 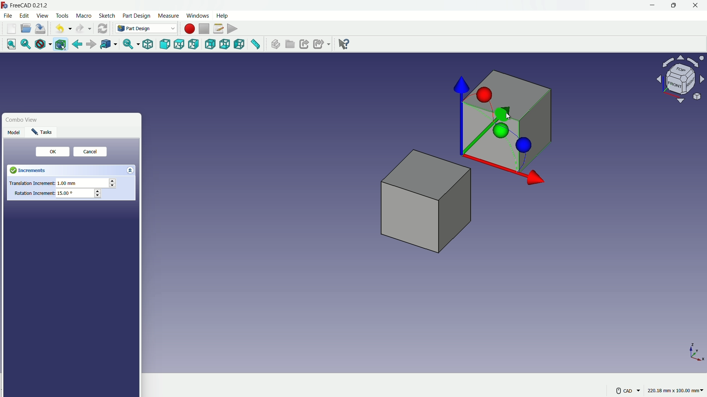 What do you see at coordinates (233, 28) in the screenshot?
I see `execute macros` at bounding box center [233, 28].